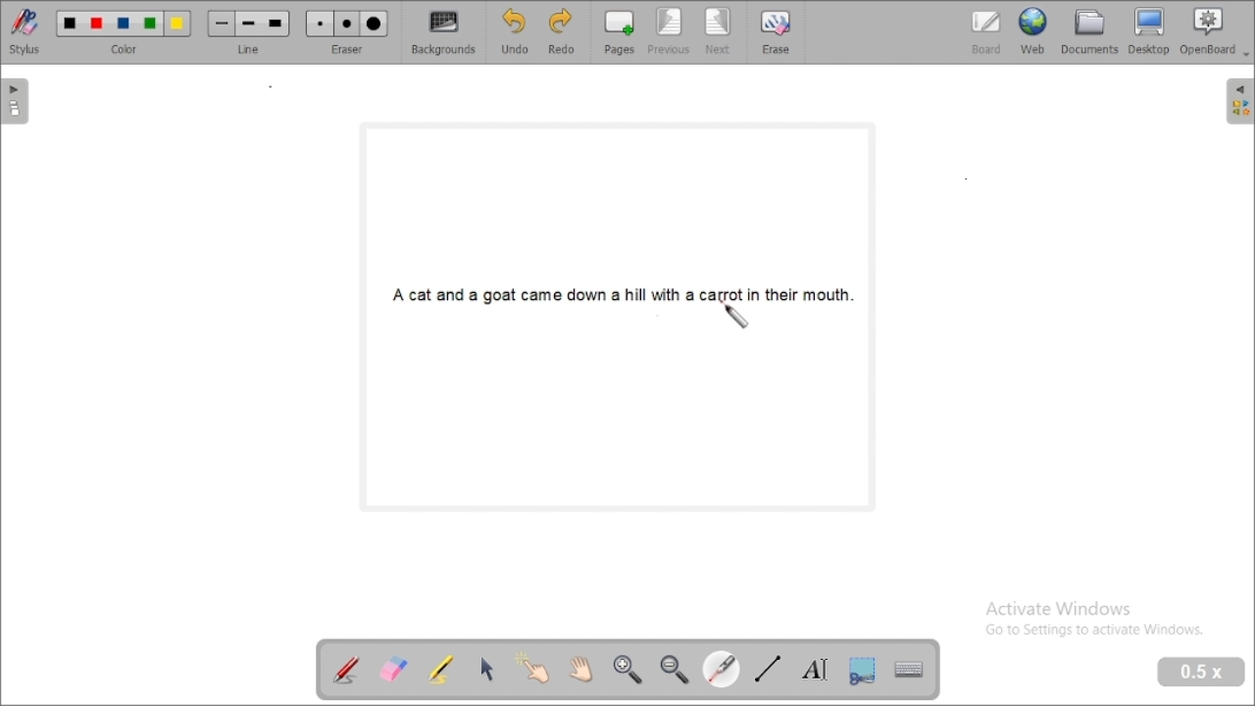  Describe the element at coordinates (441, 668) in the screenshot. I see `highlight` at that location.